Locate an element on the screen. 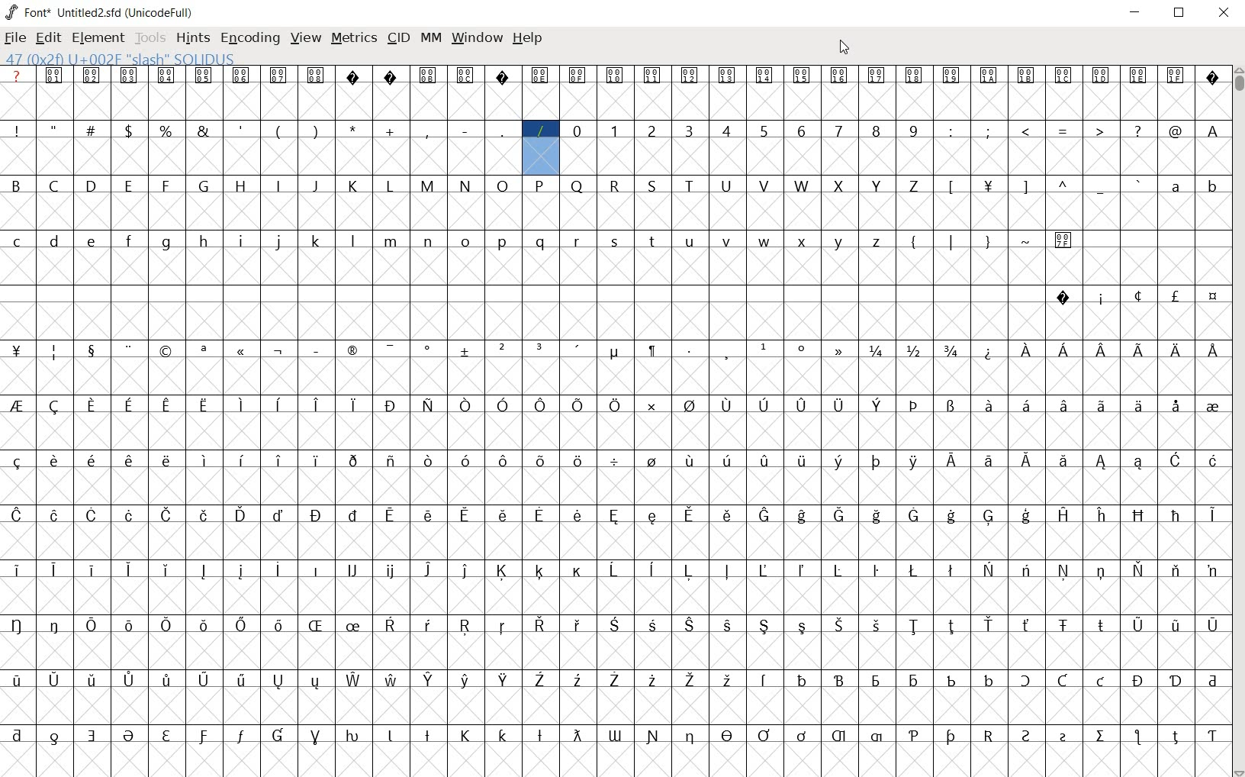 Image resolution: width=1245 pixels, height=777 pixels. glyph is located at coordinates (317, 75).